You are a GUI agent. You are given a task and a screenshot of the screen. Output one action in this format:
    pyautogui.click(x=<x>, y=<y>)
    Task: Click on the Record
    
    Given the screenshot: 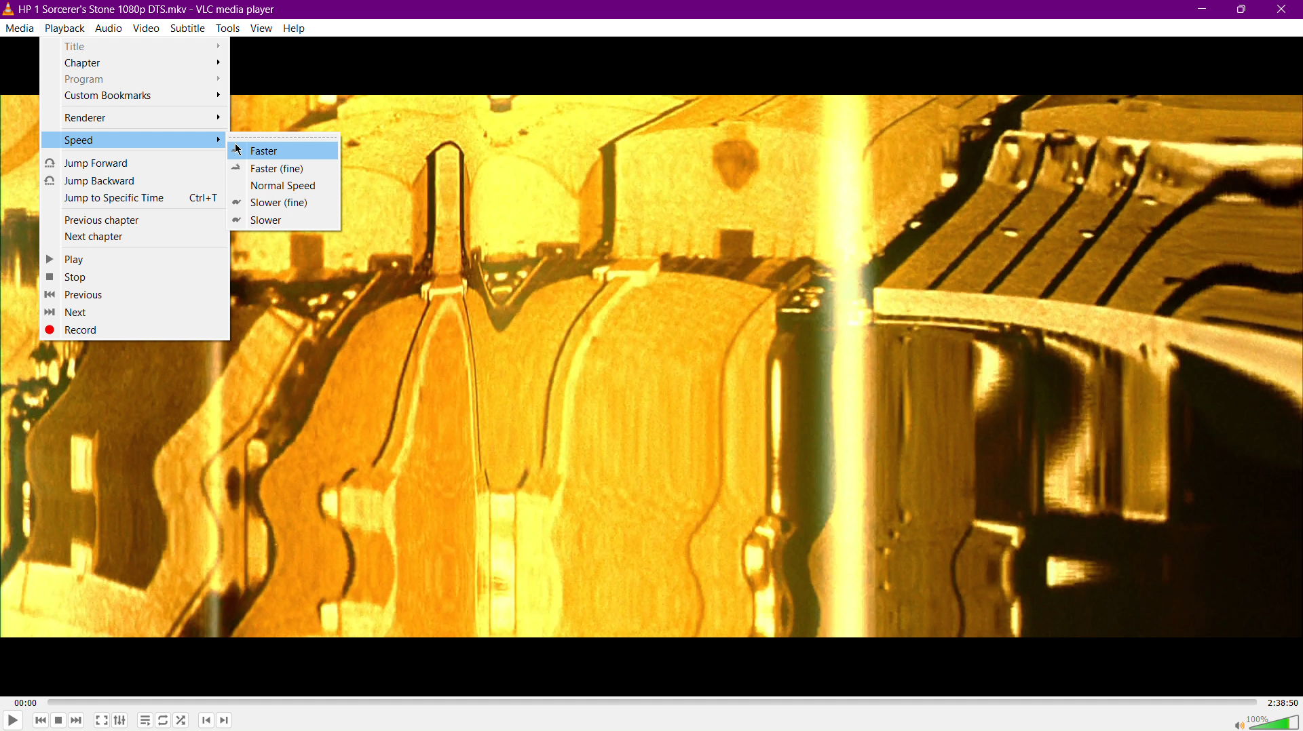 What is the action you would take?
    pyautogui.click(x=81, y=330)
    